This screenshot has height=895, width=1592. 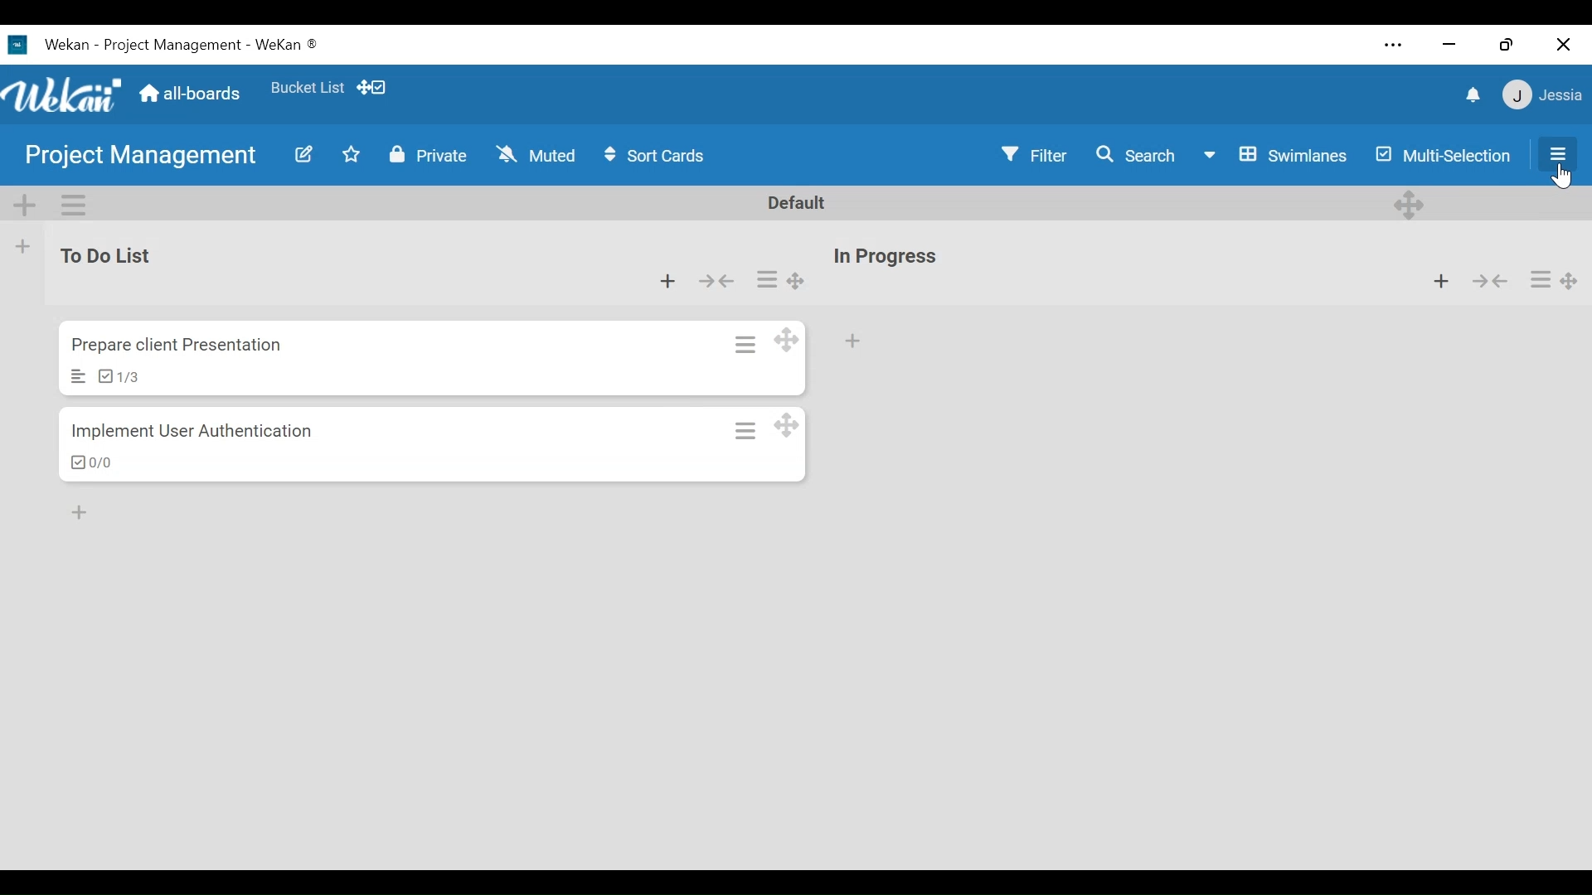 I want to click on Default, so click(x=798, y=205).